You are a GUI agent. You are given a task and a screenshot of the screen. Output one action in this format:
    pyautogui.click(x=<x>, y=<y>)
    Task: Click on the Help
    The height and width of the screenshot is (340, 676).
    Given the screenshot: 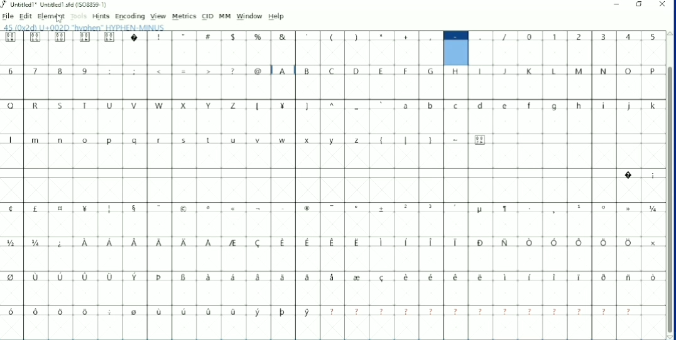 What is the action you would take?
    pyautogui.click(x=277, y=16)
    